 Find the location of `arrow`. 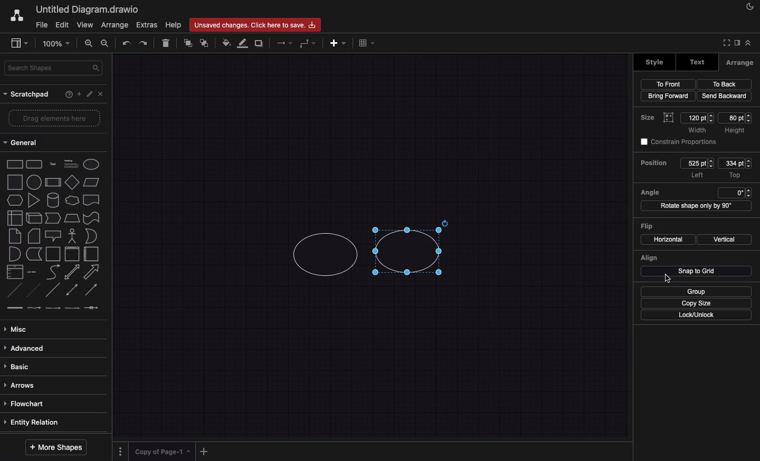

arrow is located at coordinates (92, 272).